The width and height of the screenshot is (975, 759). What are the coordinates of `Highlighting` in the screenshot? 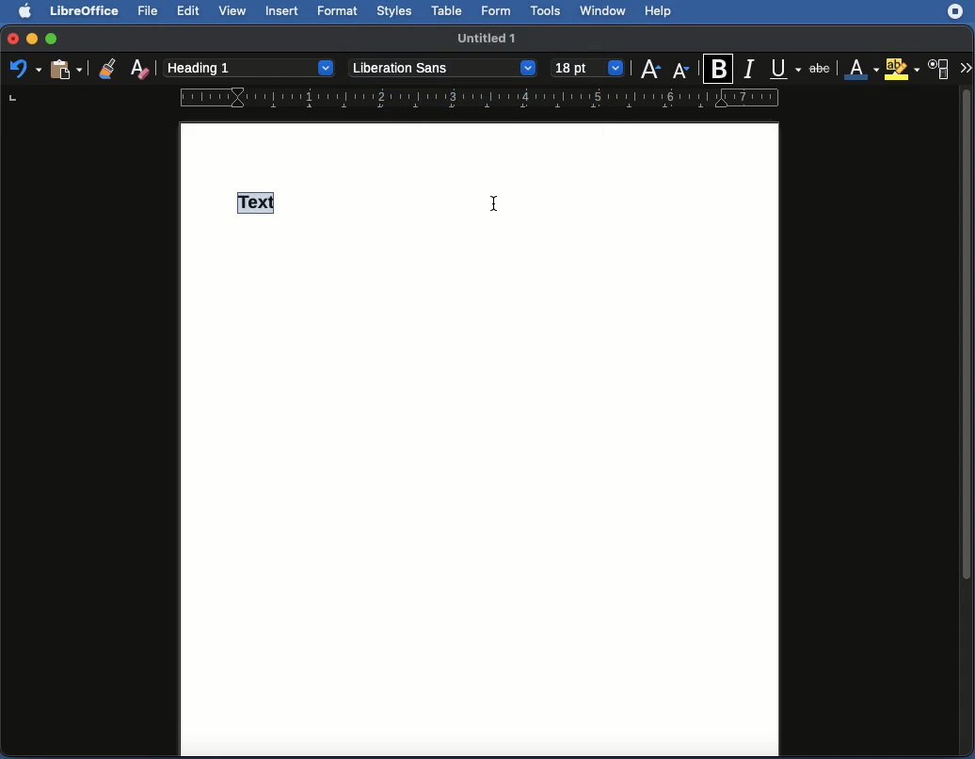 It's located at (902, 69).